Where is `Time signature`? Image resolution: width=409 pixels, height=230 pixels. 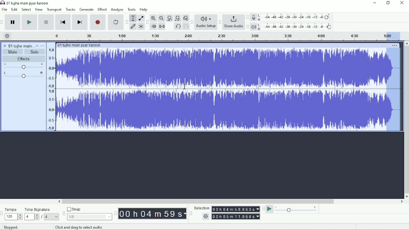 Time signature is located at coordinates (42, 209).